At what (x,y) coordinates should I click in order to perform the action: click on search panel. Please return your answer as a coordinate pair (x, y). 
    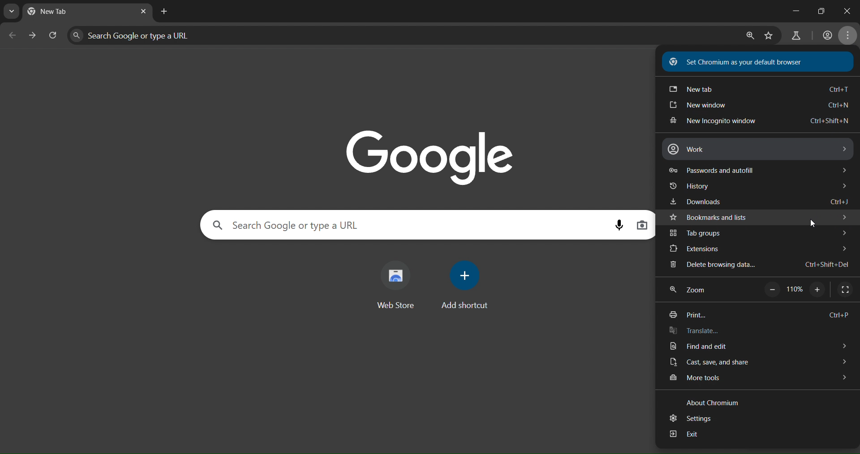
    Looking at the image, I should click on (327, 225).